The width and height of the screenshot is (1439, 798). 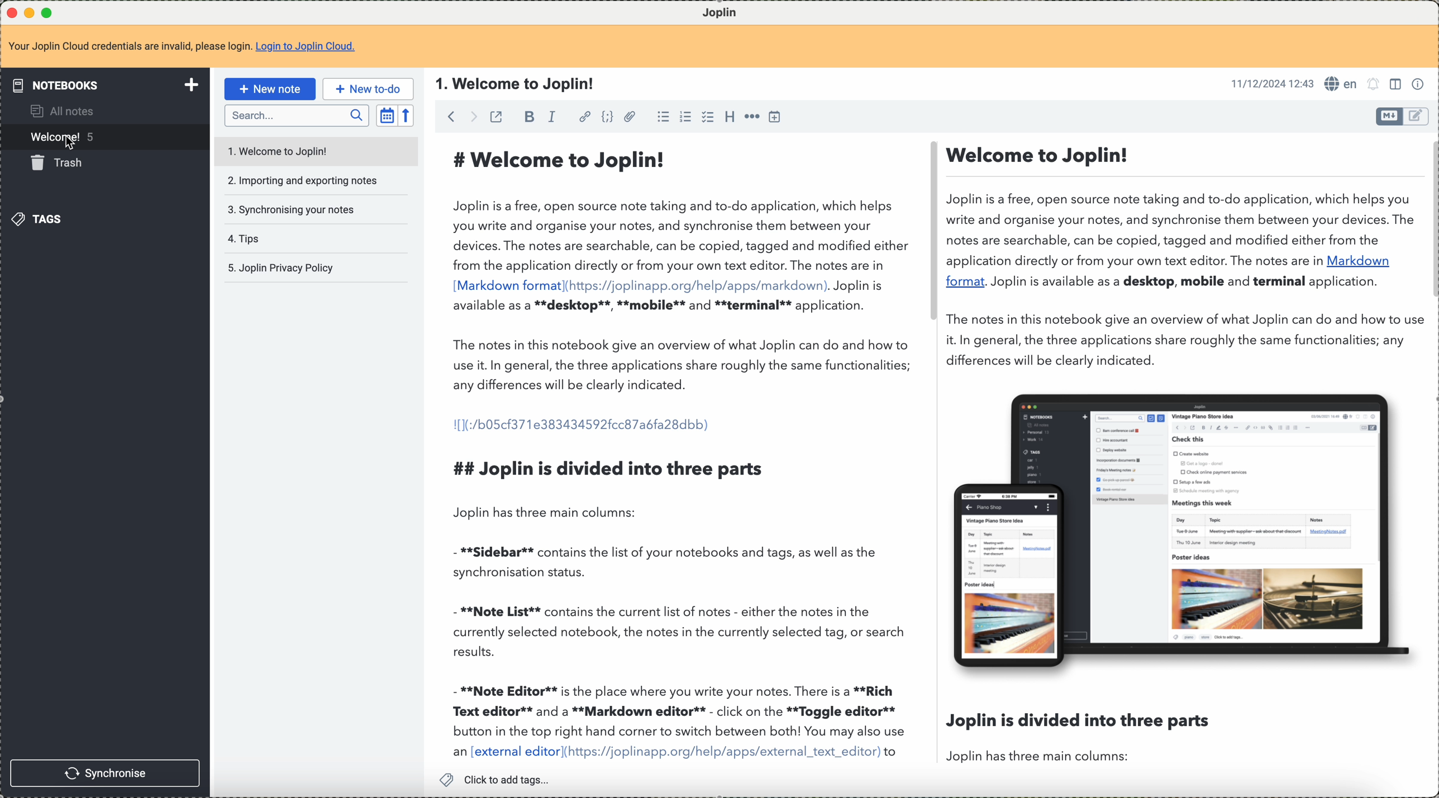 What do you see at coordinates (49, 13) in the screenshot?
I see `maximize Joplin` at bounding box center [49, 13].